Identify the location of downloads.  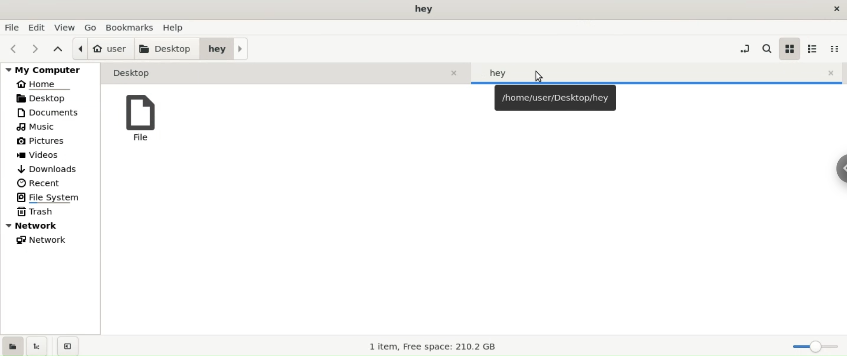
(52, 169).